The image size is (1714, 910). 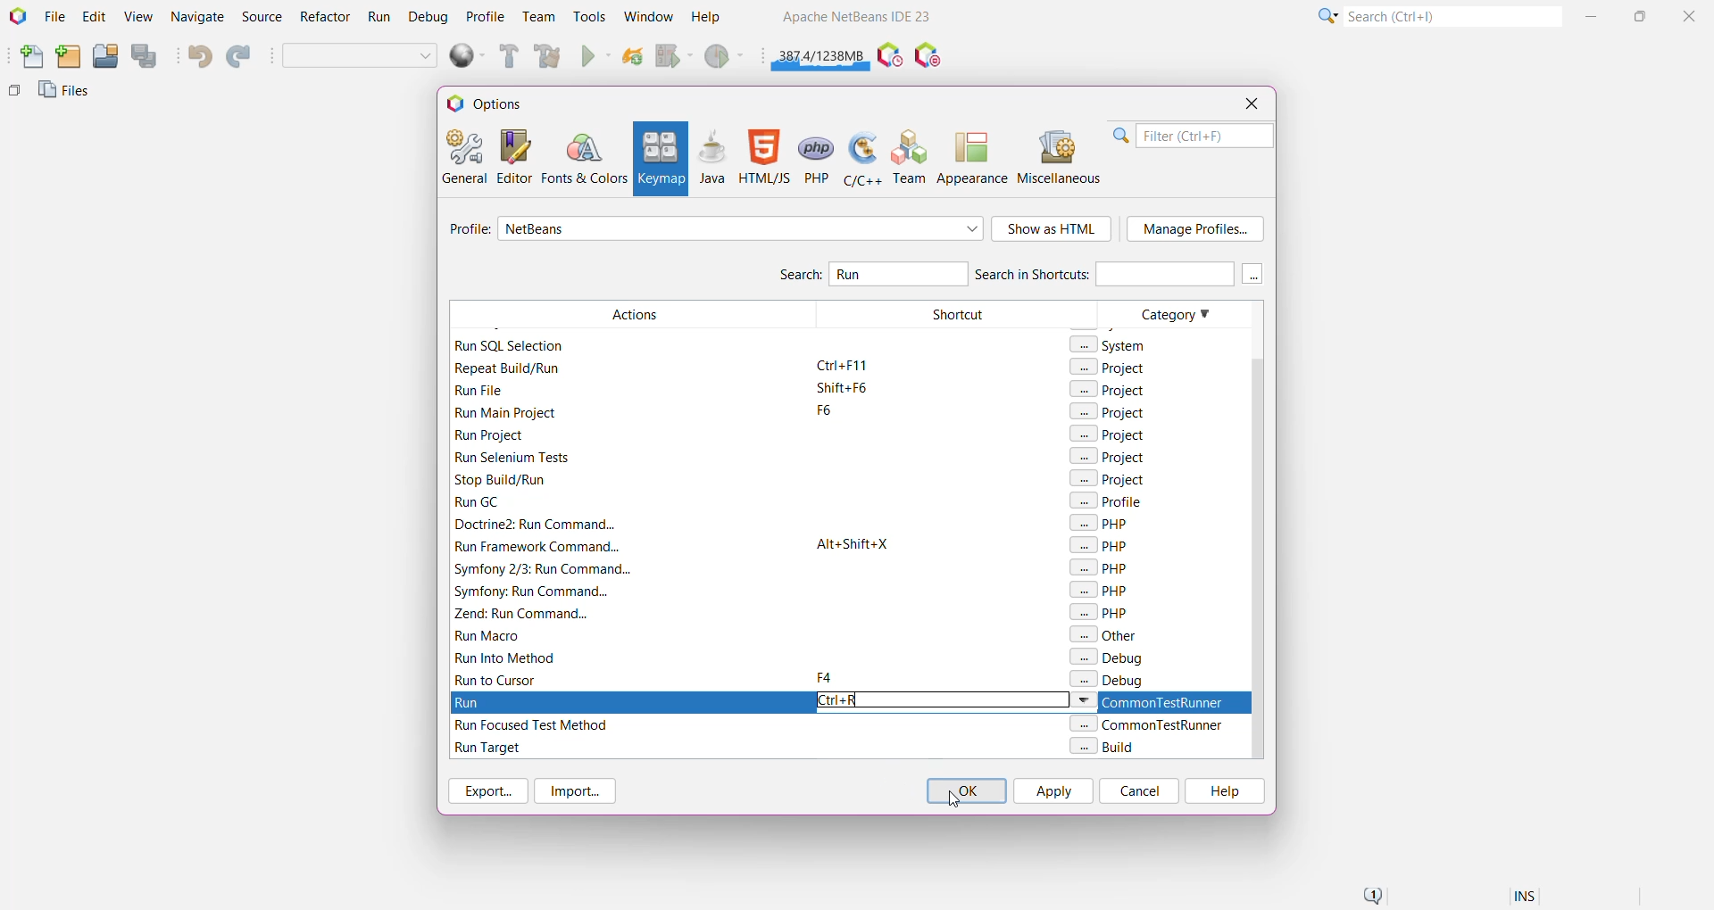 I want to click on Team, so click(x=911, y=157).